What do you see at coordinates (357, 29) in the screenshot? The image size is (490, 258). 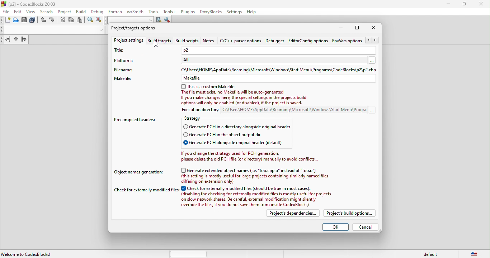 I see `maximize` at bounding box center [357, 29].